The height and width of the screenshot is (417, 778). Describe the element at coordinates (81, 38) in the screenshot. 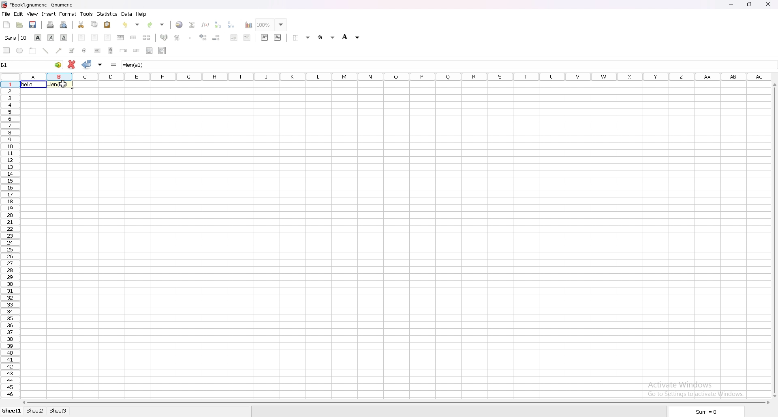

I see `align left` at that location.